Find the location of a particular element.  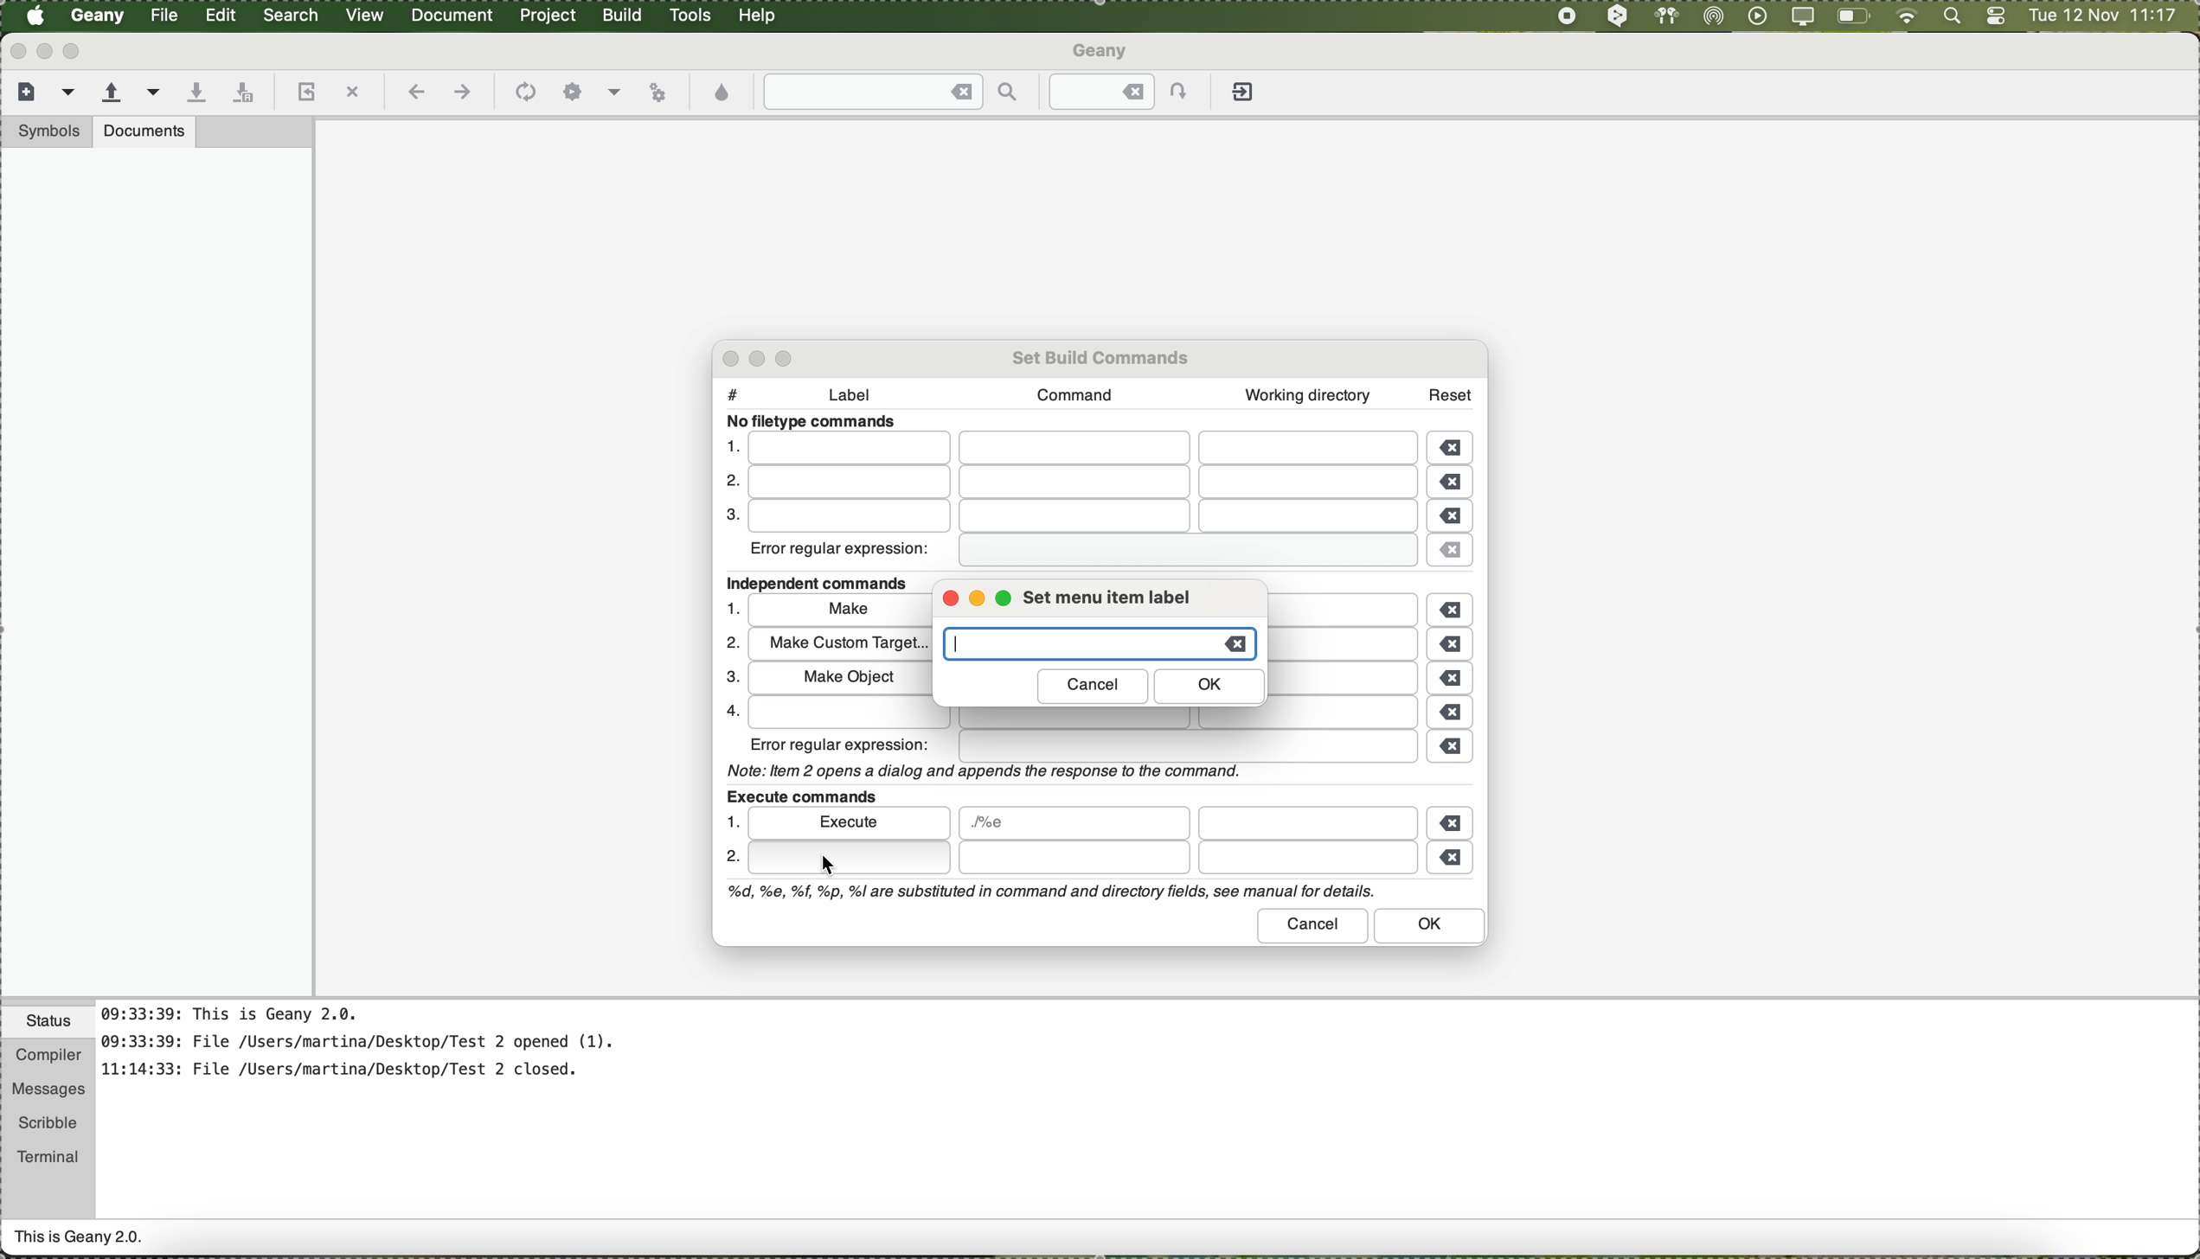

file is located at coordinates (1188, 747).